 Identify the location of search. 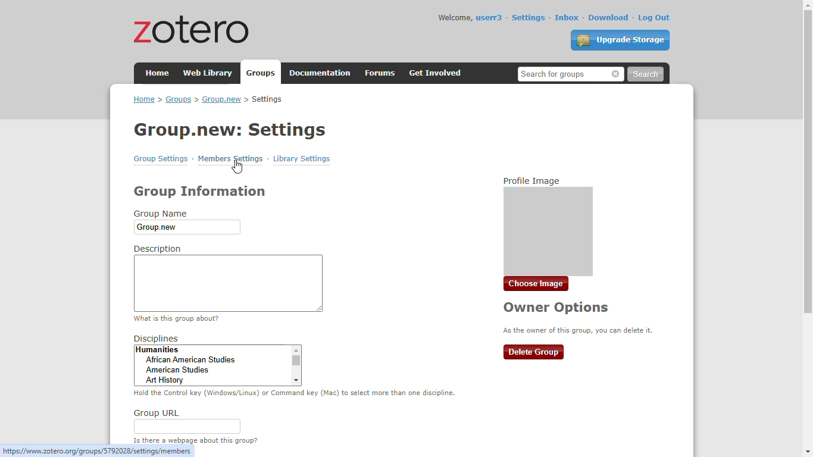
(645, 74).